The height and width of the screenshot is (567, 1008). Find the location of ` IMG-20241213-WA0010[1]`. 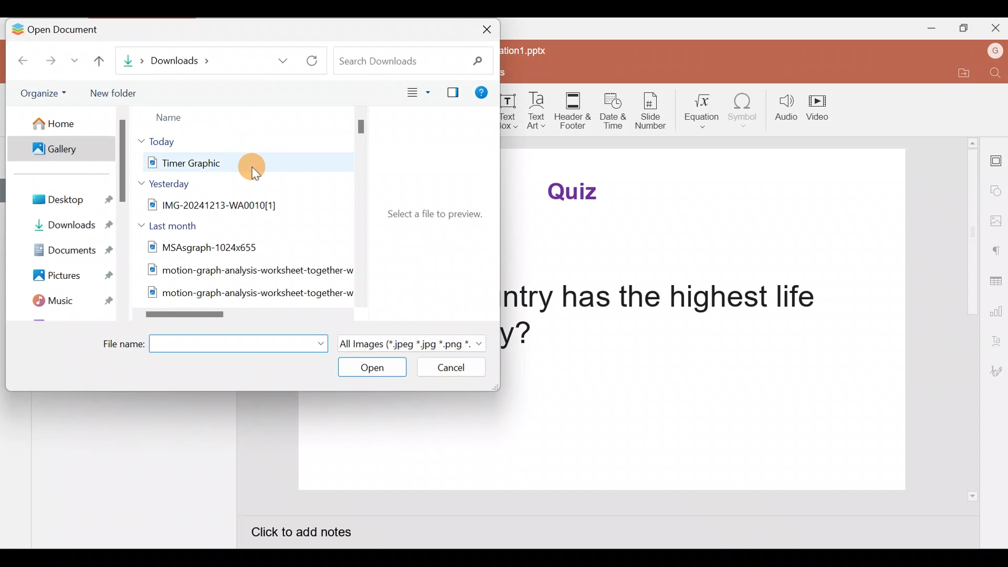

 IMG-20241213-WA0010[1] is located at coordinates (239, 205).